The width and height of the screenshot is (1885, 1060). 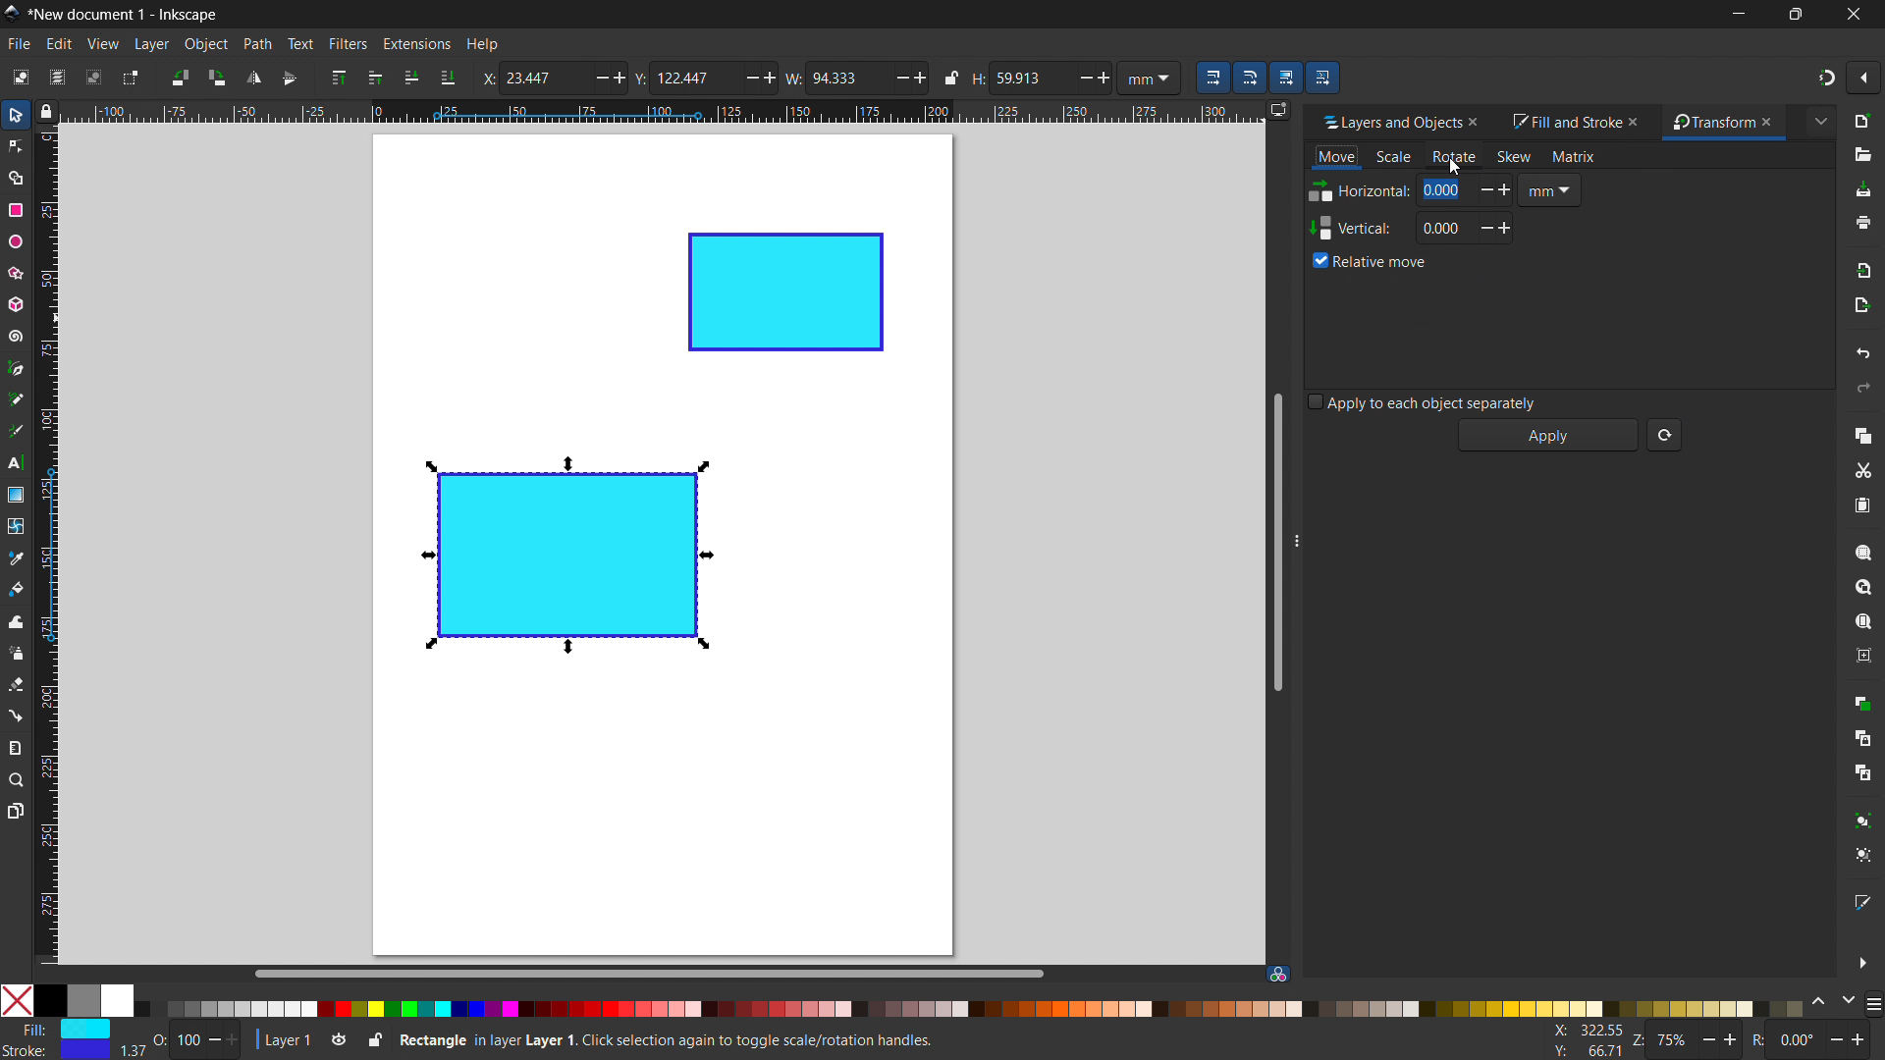 What do you see at coordinates (1820, 121) in the screenshot?
I see `extended menu` at bounding box center [1820, 121].